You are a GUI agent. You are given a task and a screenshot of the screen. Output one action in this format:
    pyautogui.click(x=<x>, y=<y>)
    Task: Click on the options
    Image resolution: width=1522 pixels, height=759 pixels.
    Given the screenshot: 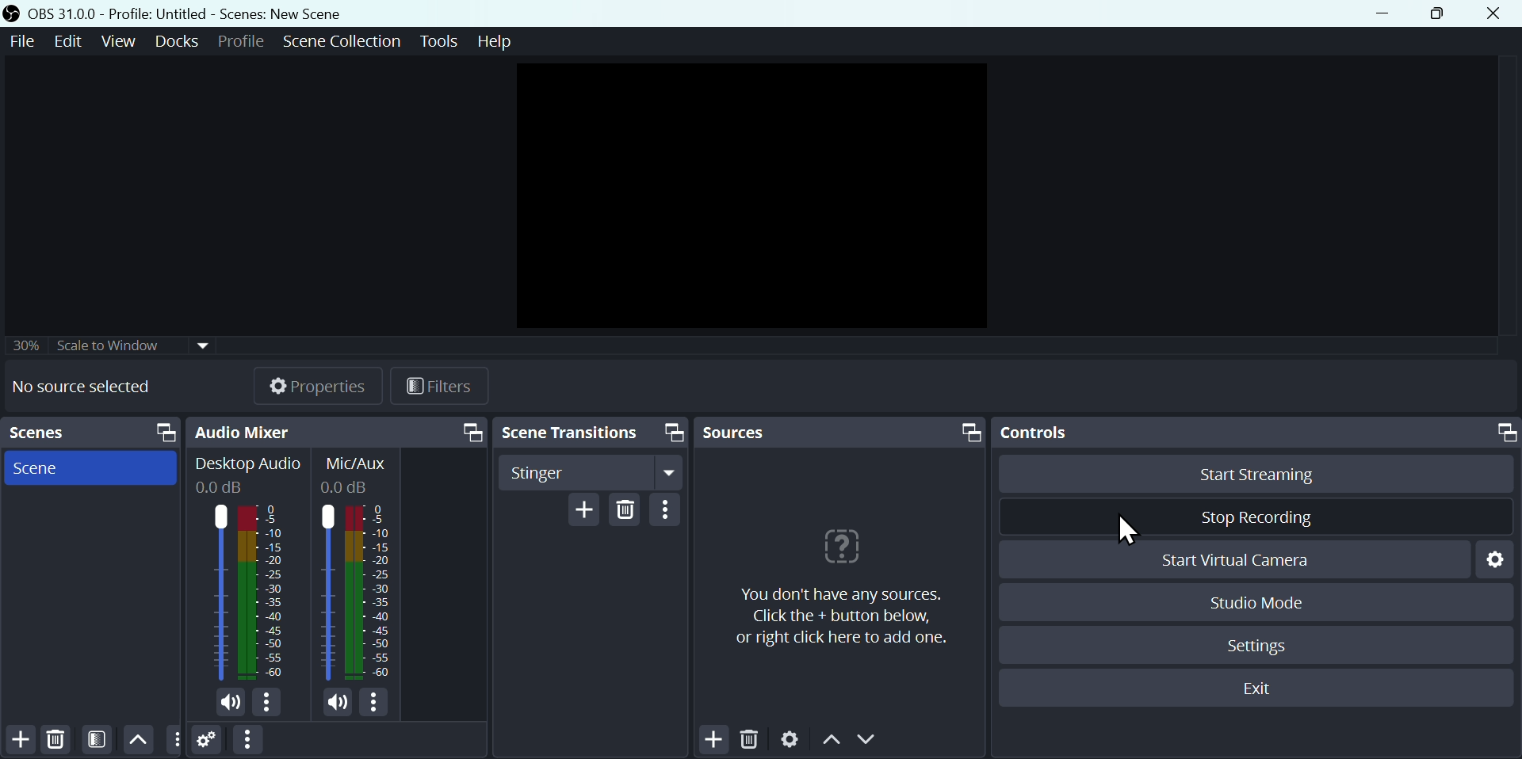 What is the action you would take?
    pyautogui.click(x=374, y=704)
    